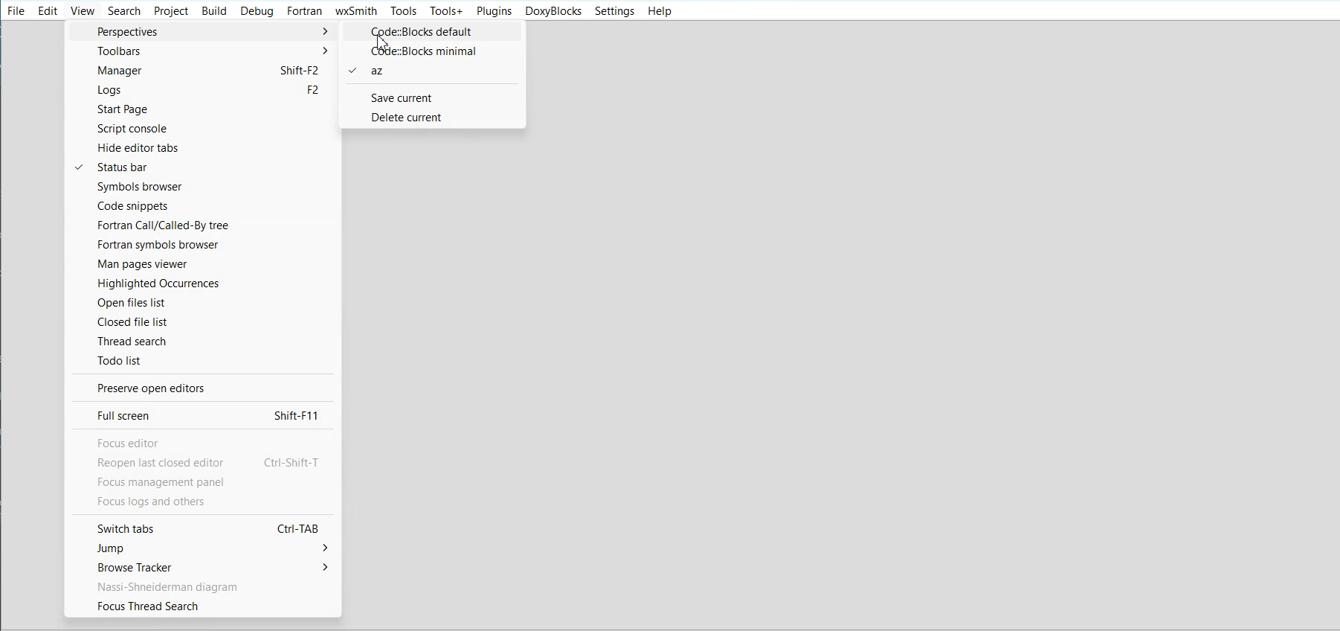 This screenshot has height=631, width=1340. I want to click on Status bar, so click(204, 167).